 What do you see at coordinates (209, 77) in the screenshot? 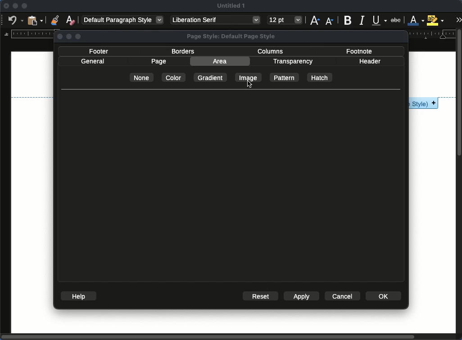
I see `gradient` at bounding box center [209, 77].